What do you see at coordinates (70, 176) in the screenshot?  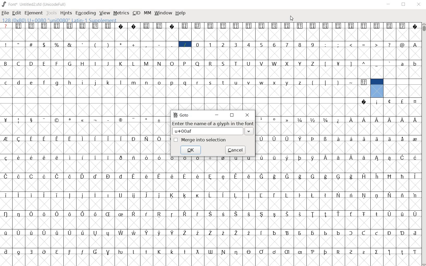 I see `Symbol` at bounding box center [70, 176].